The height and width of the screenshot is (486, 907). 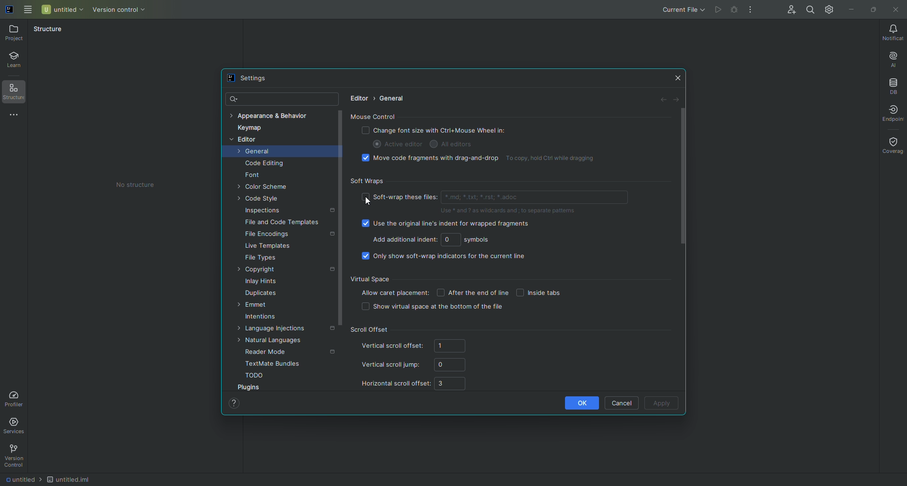 I want to click on Profiler, so click(x=16, y=398).